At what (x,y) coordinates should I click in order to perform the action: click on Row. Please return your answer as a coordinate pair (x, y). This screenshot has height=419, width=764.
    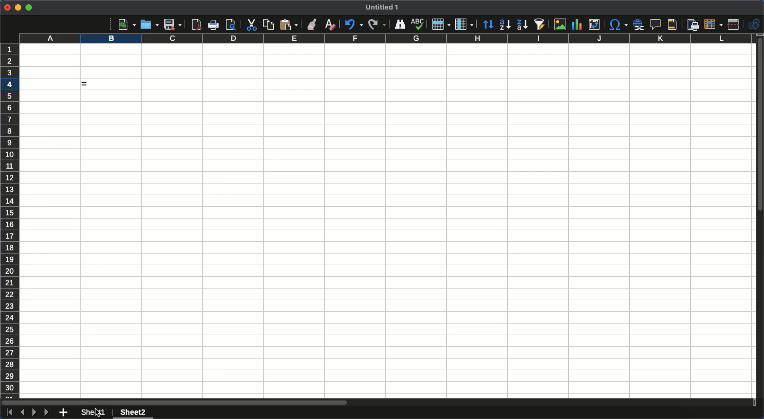
    Looking at the image, I should click on (441, 24).